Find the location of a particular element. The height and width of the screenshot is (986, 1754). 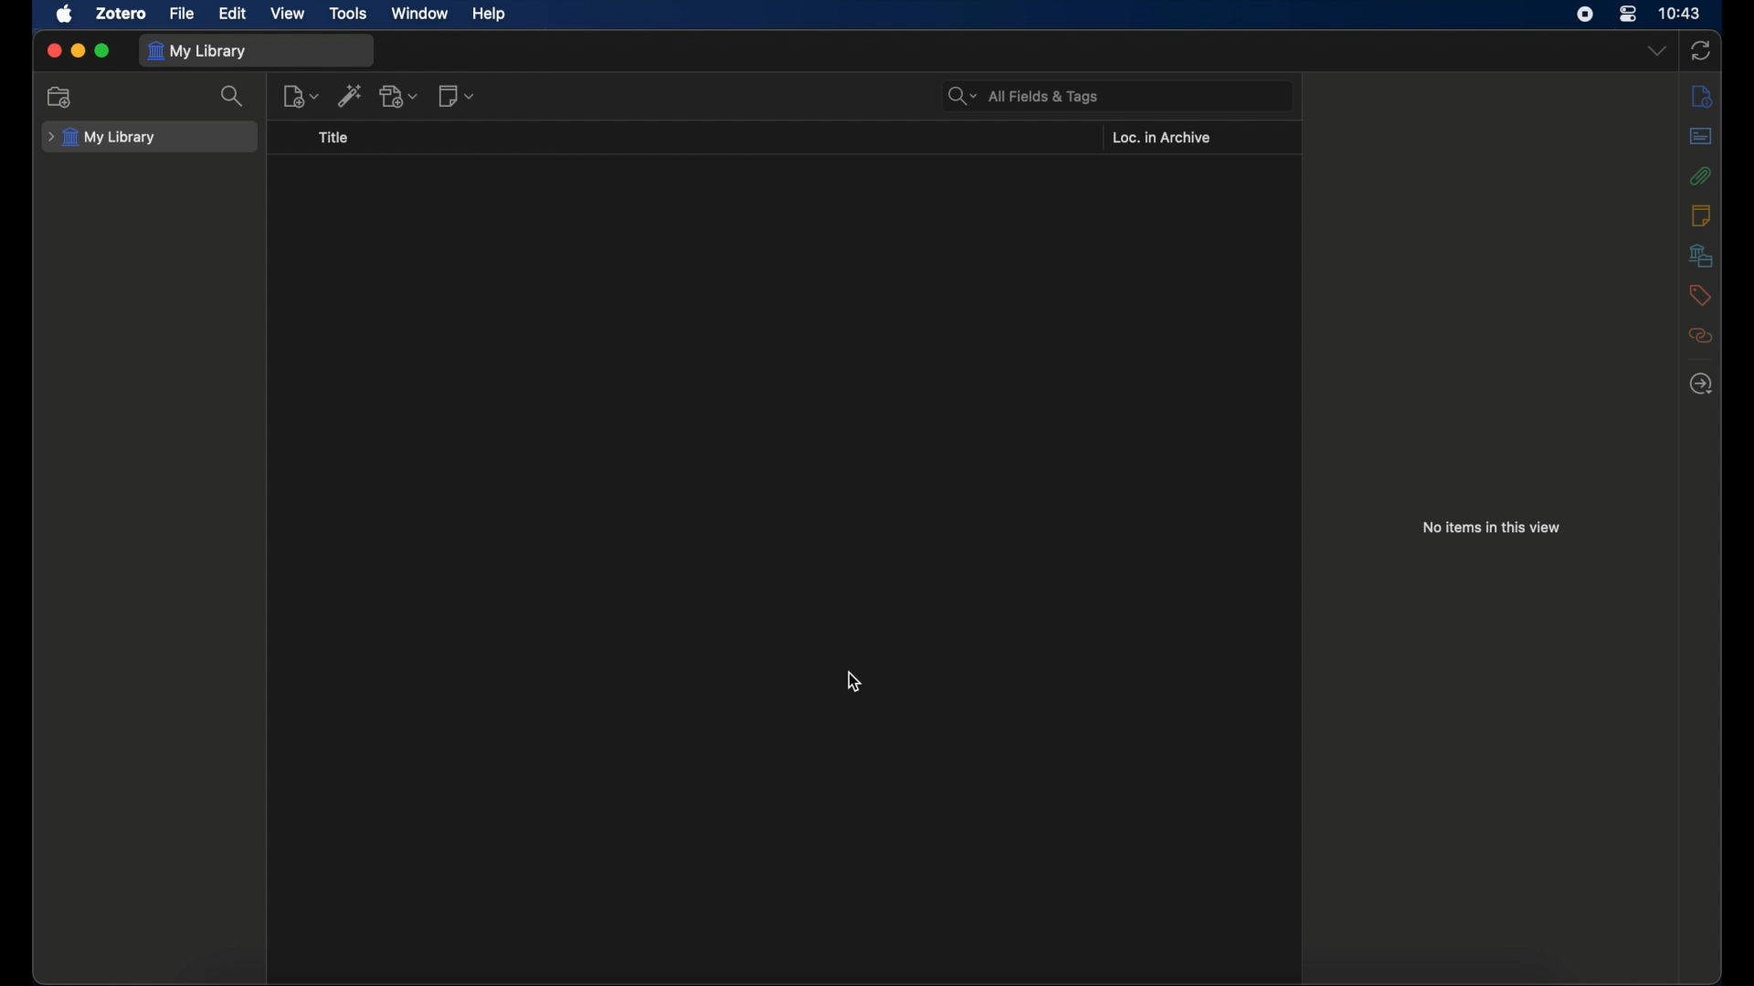

info is located at coordinates (1701, 96).